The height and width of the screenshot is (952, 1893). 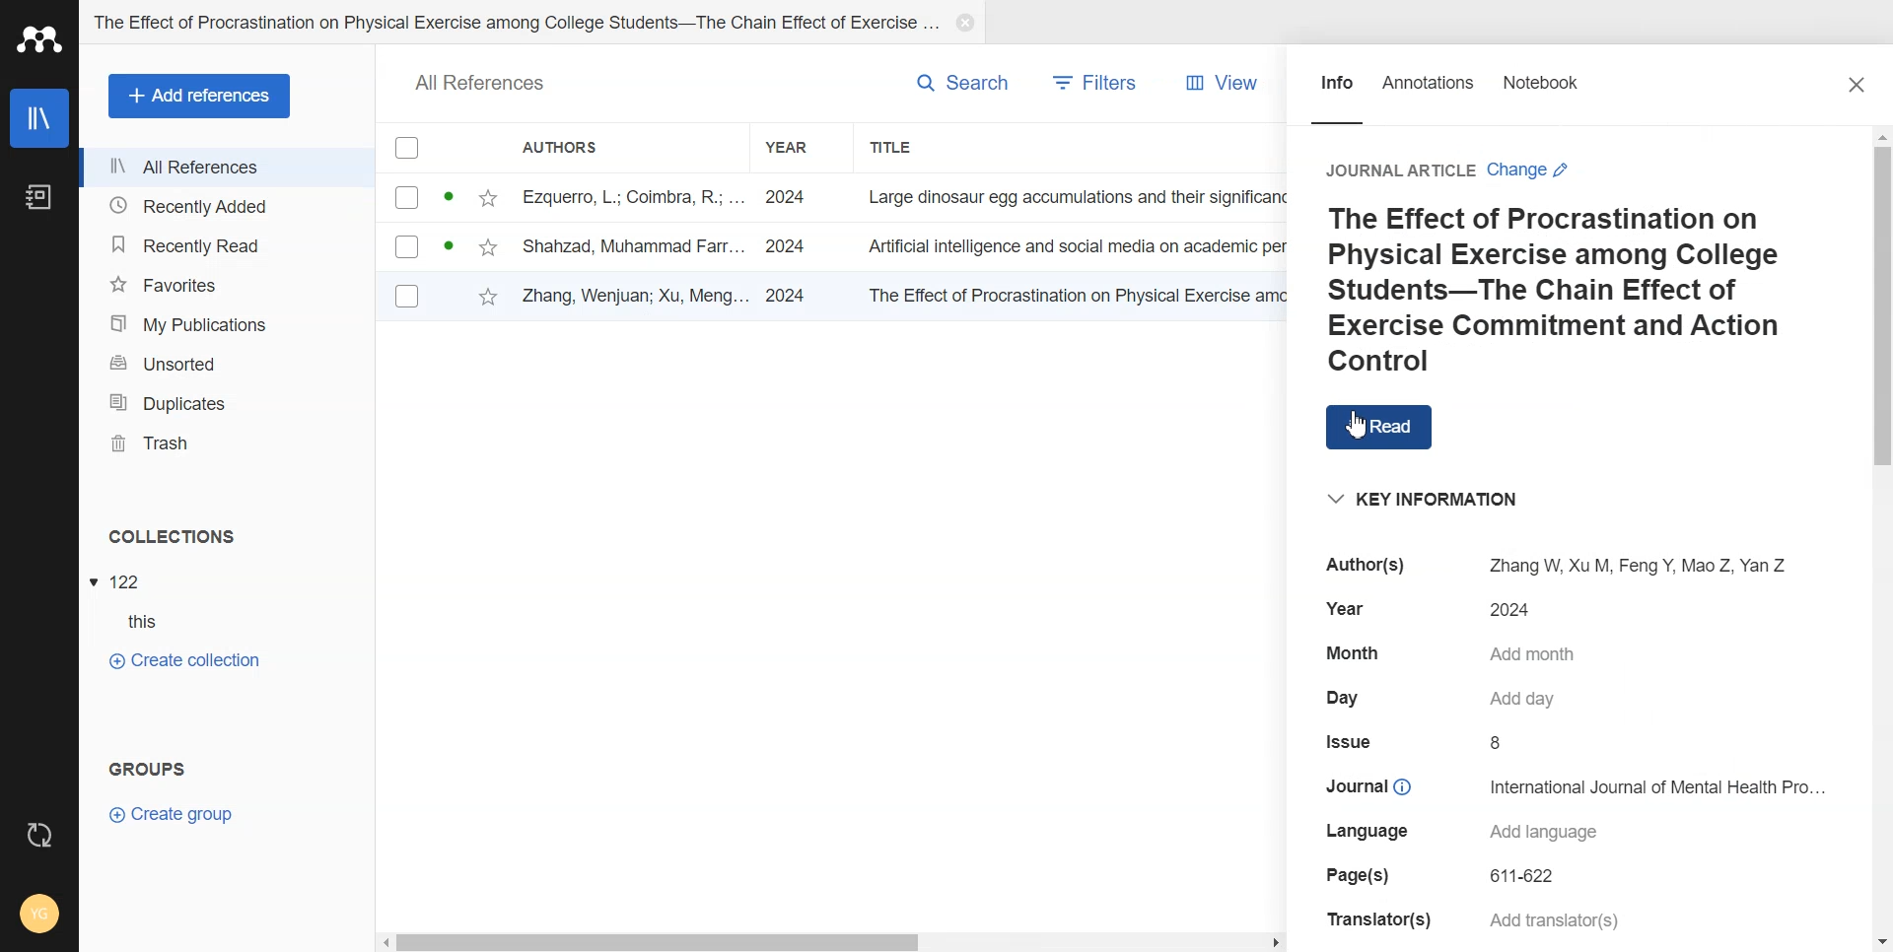 What do you see at coordinates (173, 816) in the screenshot?
I see `Create Group` at bounding box center [173, 816].